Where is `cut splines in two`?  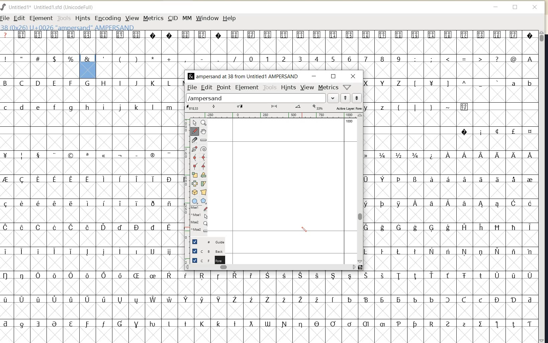
cut splines in two is located at coordinates (194, 140).